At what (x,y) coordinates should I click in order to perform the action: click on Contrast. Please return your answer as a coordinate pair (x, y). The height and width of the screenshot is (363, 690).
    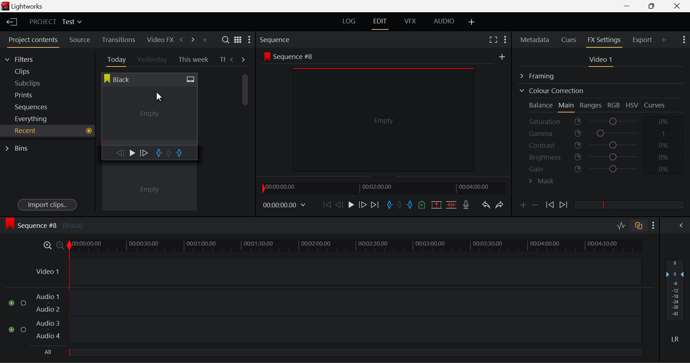
    Looking at the image, I should click on (602, 145).